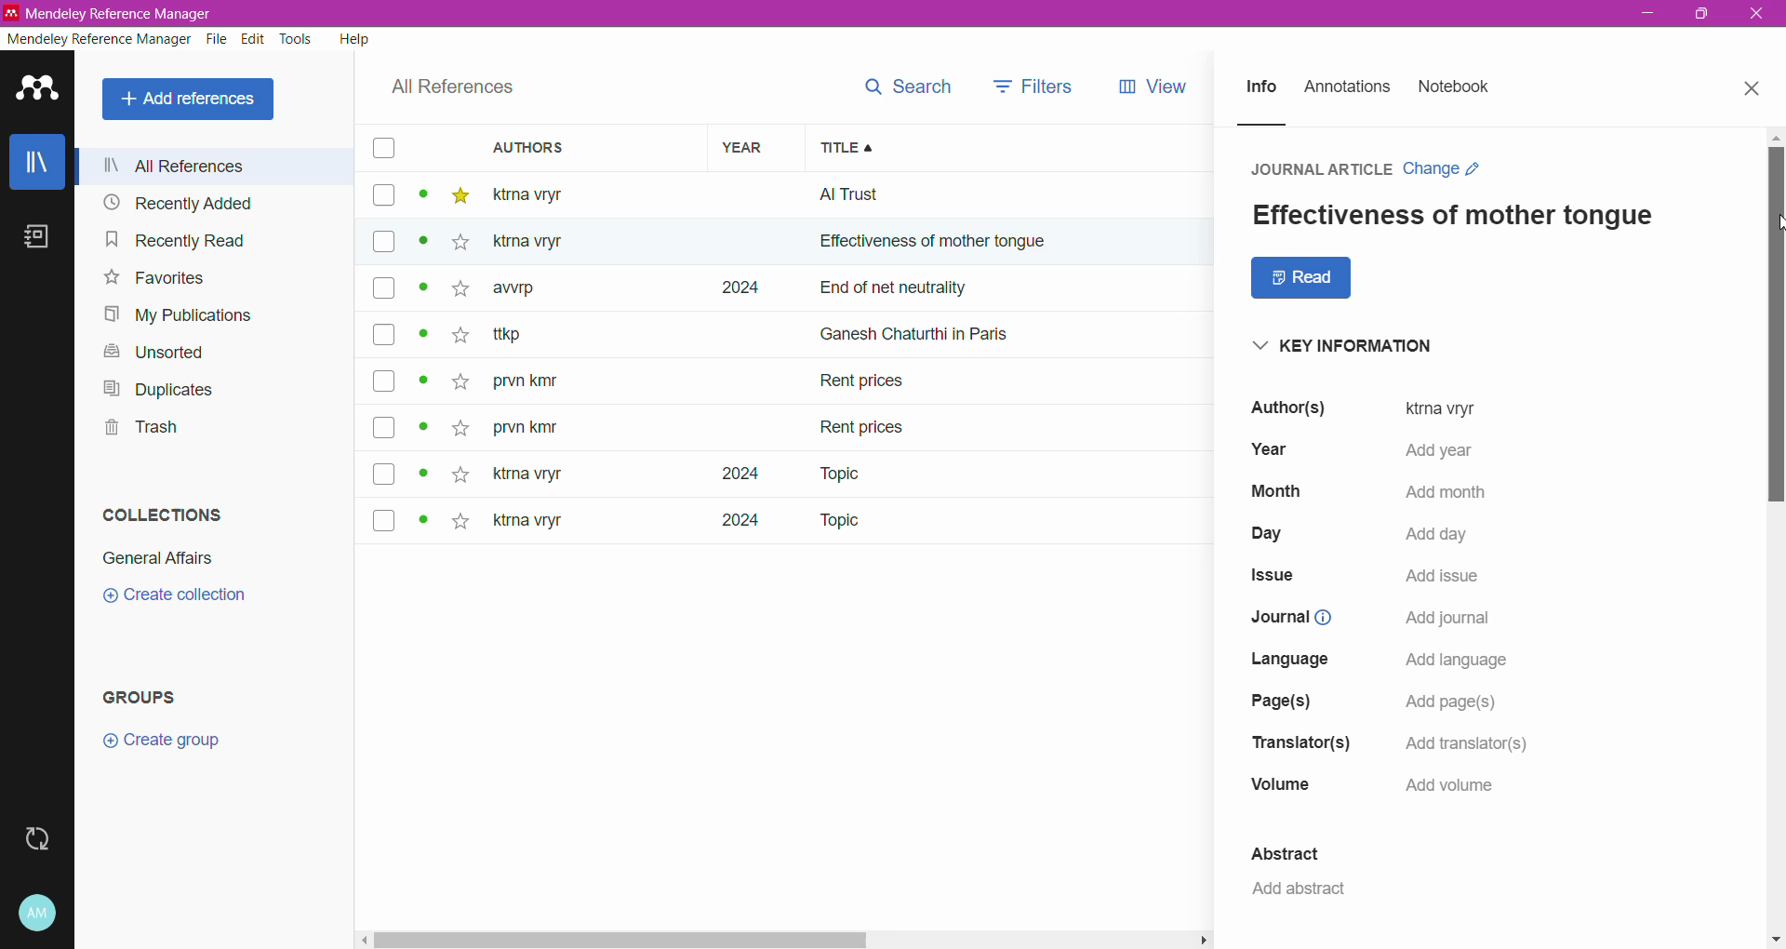 Image resolution: width=1786 pixels, height=949 pixels. What do you see at coordinates (526, 430) in the screenshot?
I see `prvn kity` at bounding box center [526, 430].